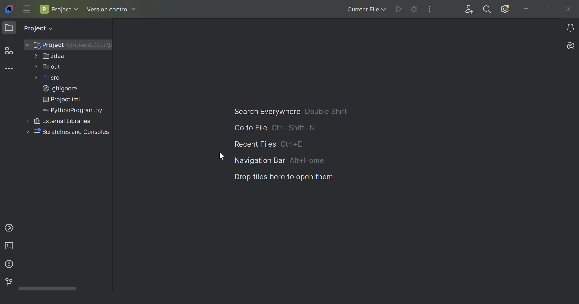  I want to click on .idea, so click(50, 57).